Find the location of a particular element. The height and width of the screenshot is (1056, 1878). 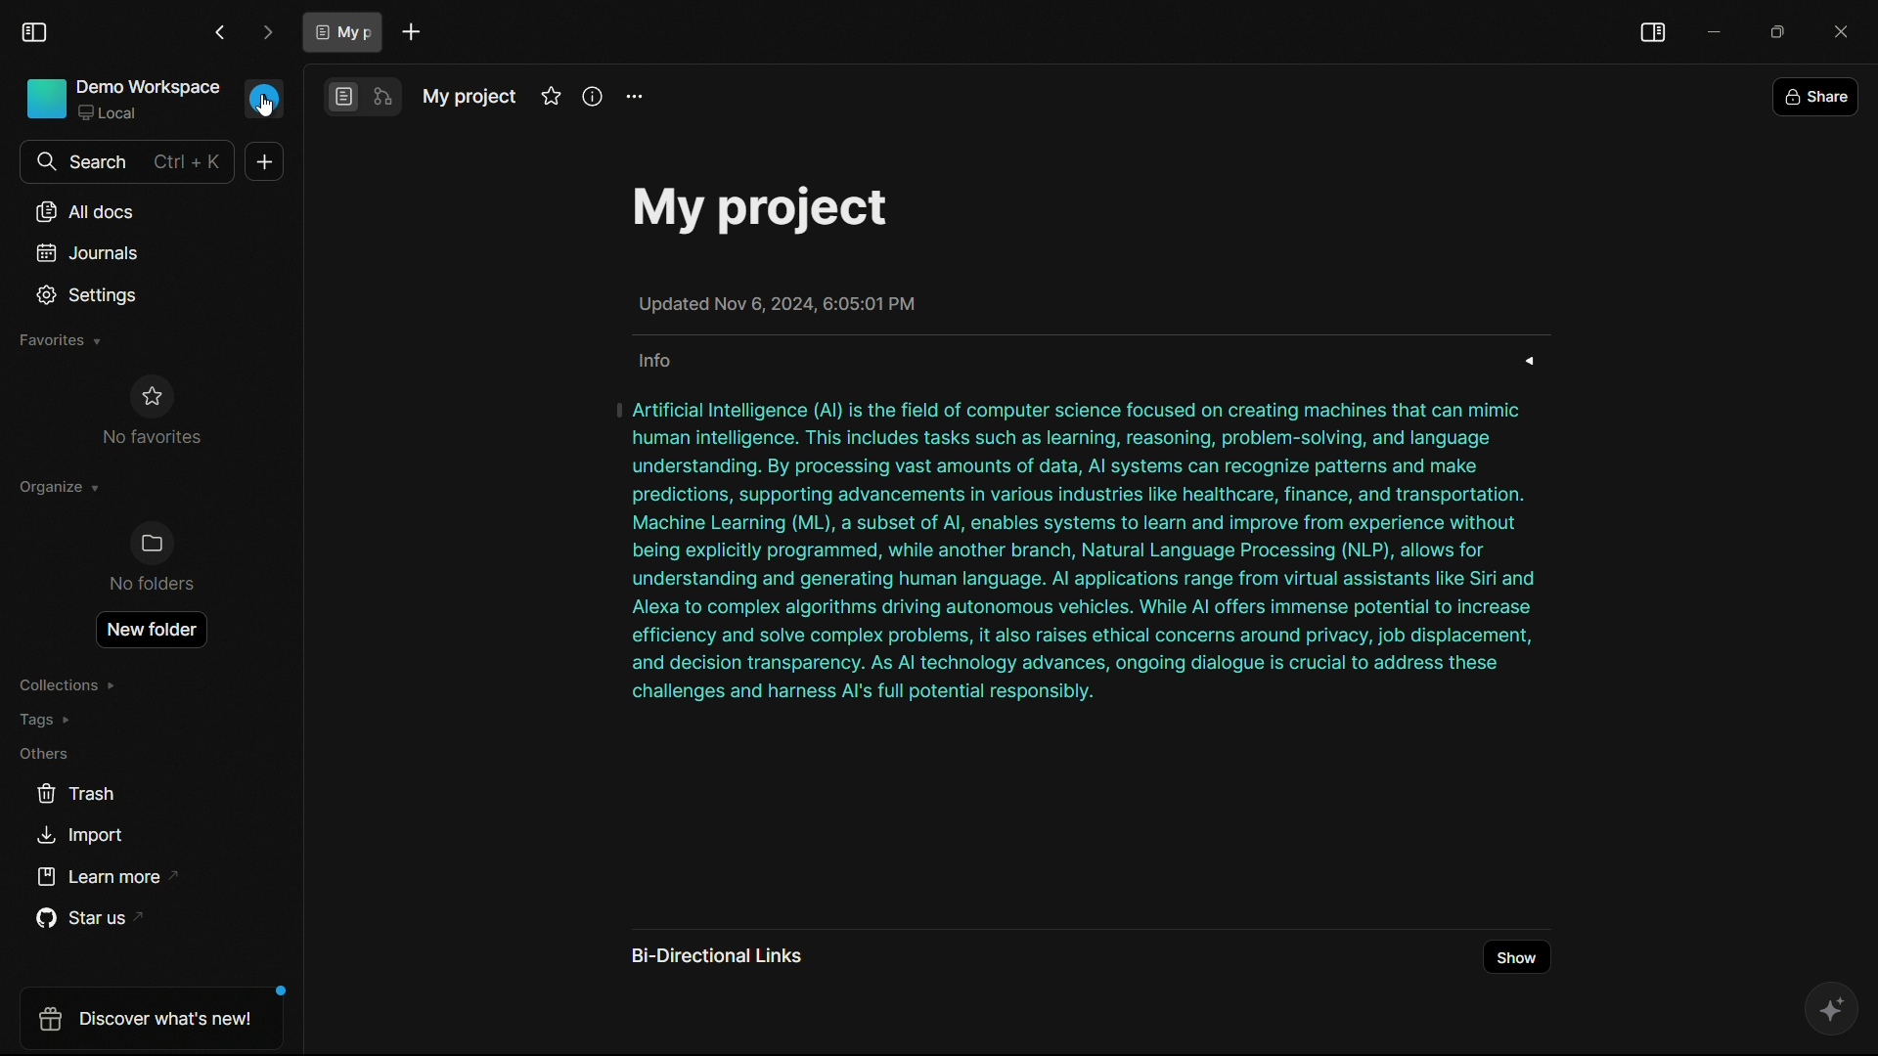

import is located at coordinates (79, 835).